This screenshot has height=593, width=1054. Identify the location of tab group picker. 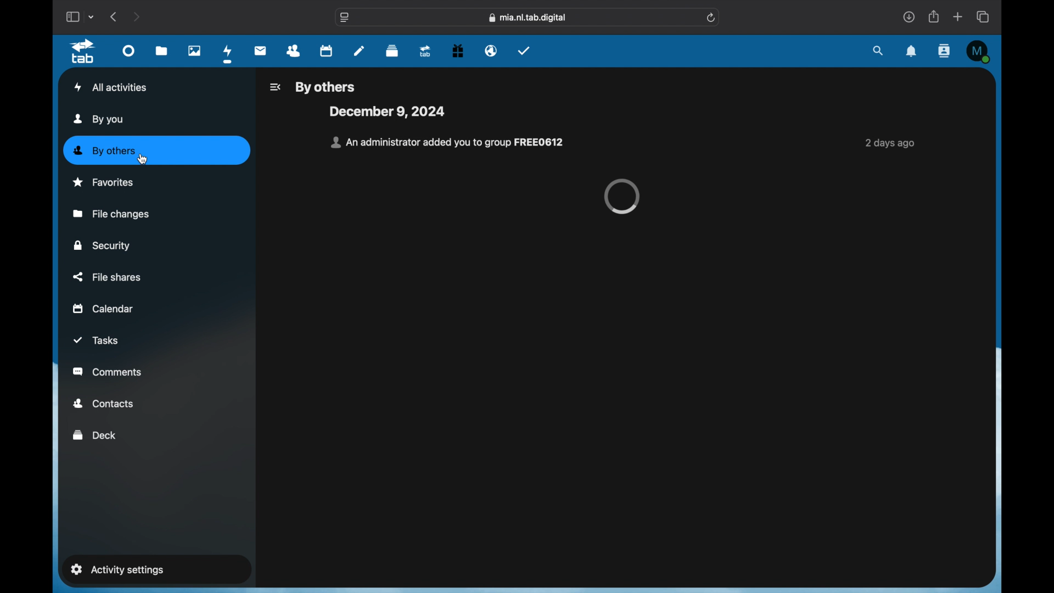
(92, 16).